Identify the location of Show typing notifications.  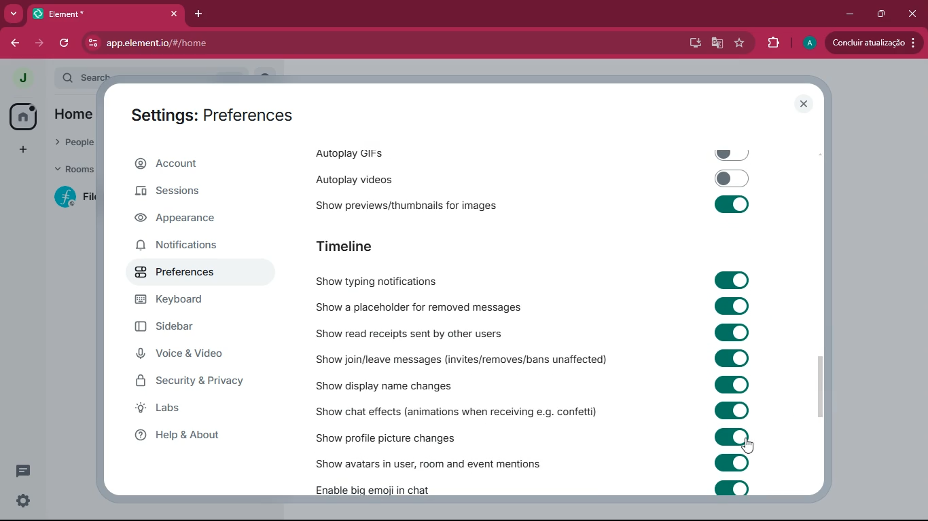
(533, 279).